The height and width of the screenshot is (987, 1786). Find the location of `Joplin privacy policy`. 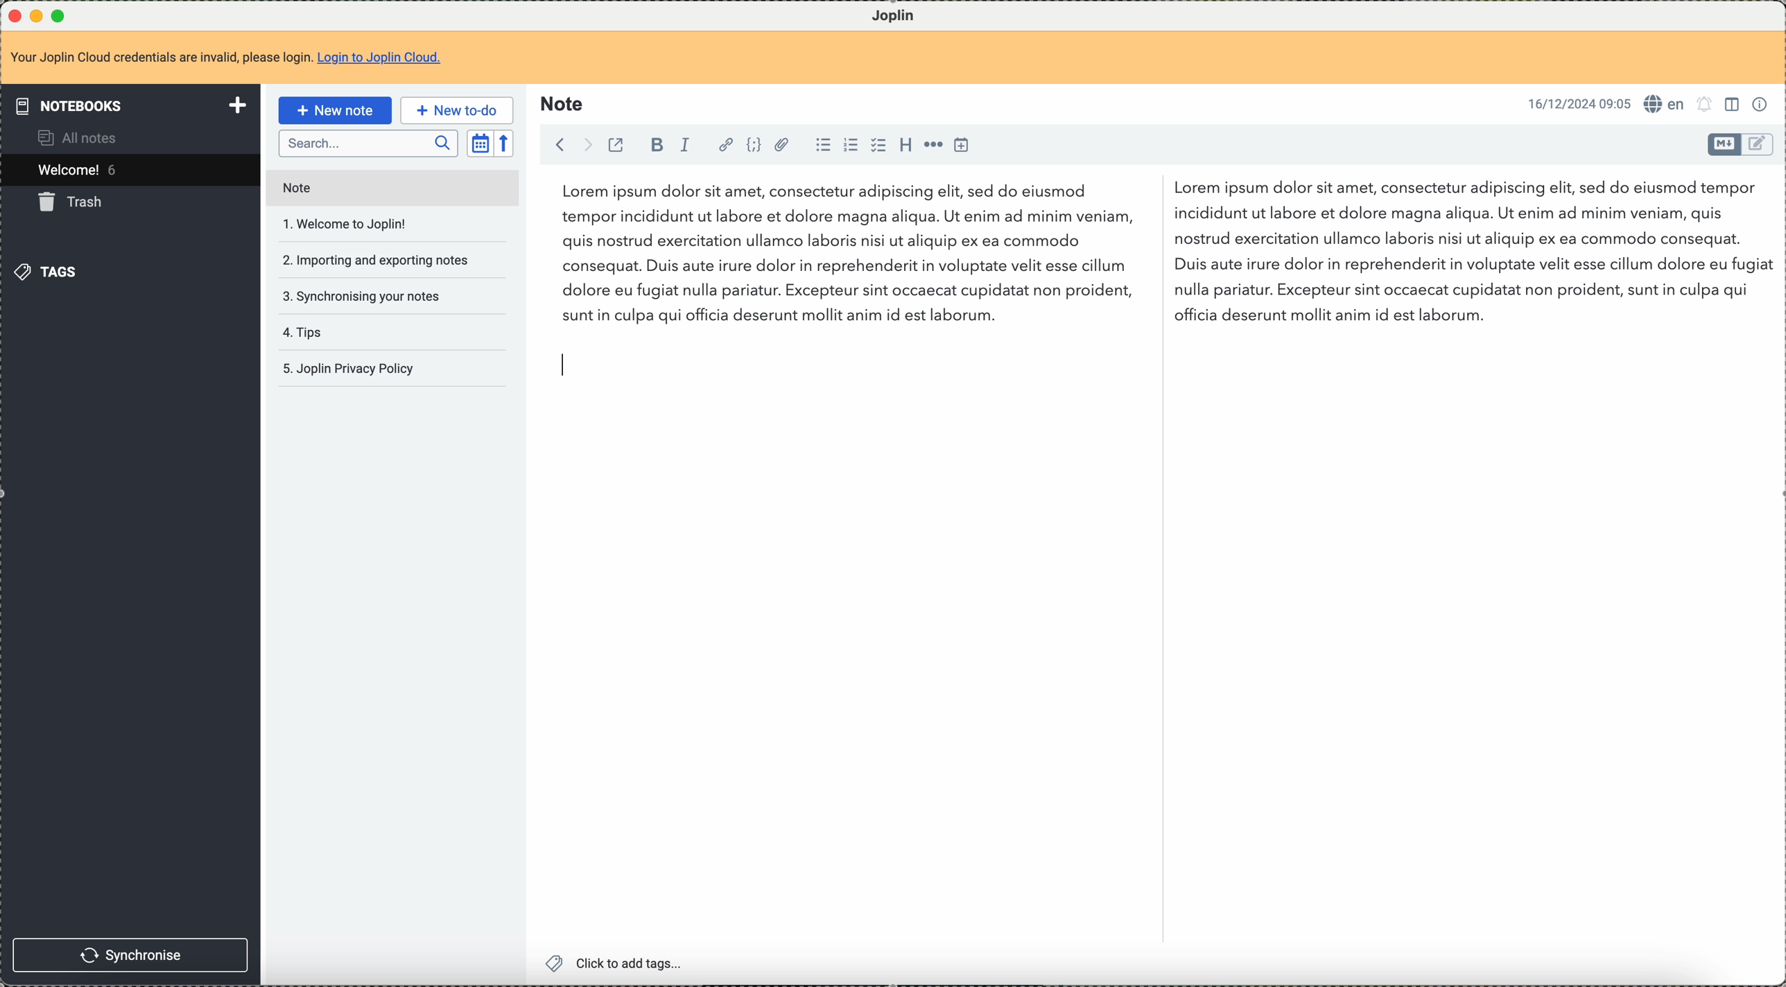

Joplin privacy policy is located at coordinates (350, 367).